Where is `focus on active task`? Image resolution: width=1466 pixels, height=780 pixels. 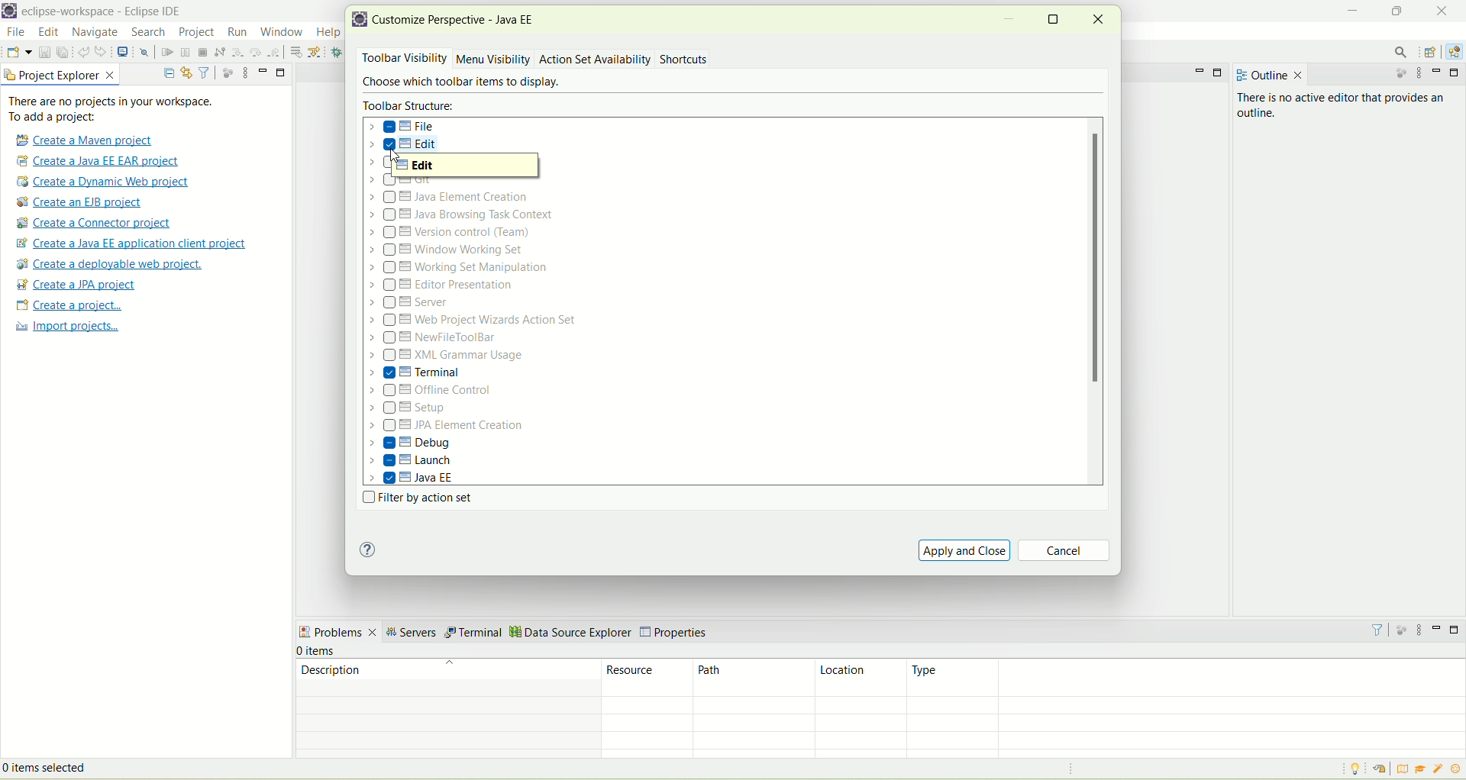 focus on active task is located at coordinates (1403, 630).